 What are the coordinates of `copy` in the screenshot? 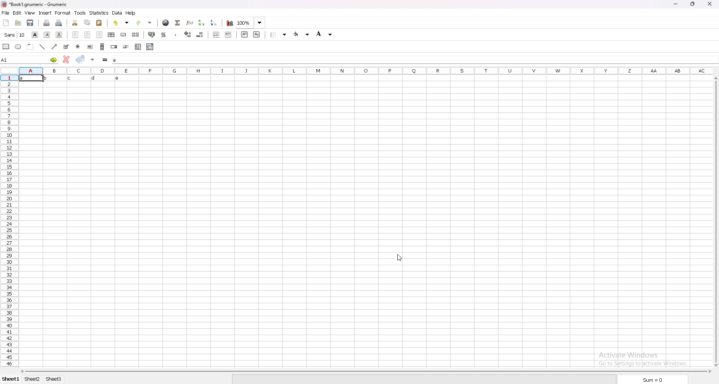 It's located at (88, 22).